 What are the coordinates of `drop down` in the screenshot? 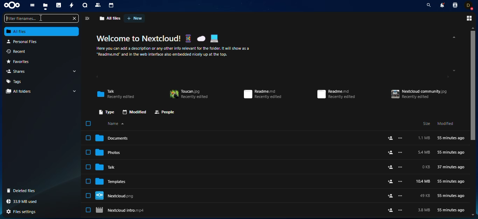 It's located at (75, 91).